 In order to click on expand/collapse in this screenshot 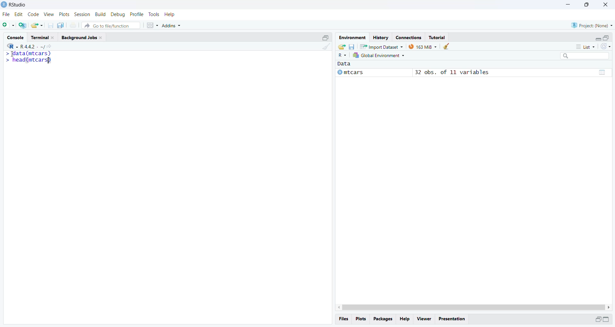, I will do `click(597, 39)`.